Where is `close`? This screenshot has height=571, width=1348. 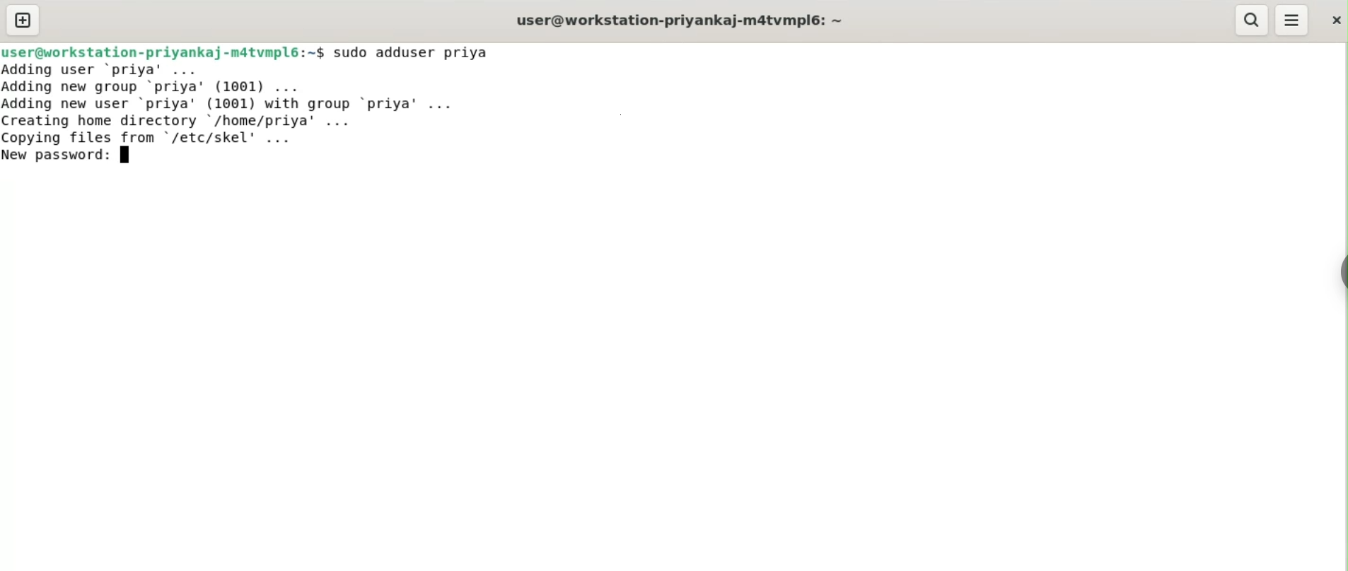 close is located at coordinates (1335, 20).